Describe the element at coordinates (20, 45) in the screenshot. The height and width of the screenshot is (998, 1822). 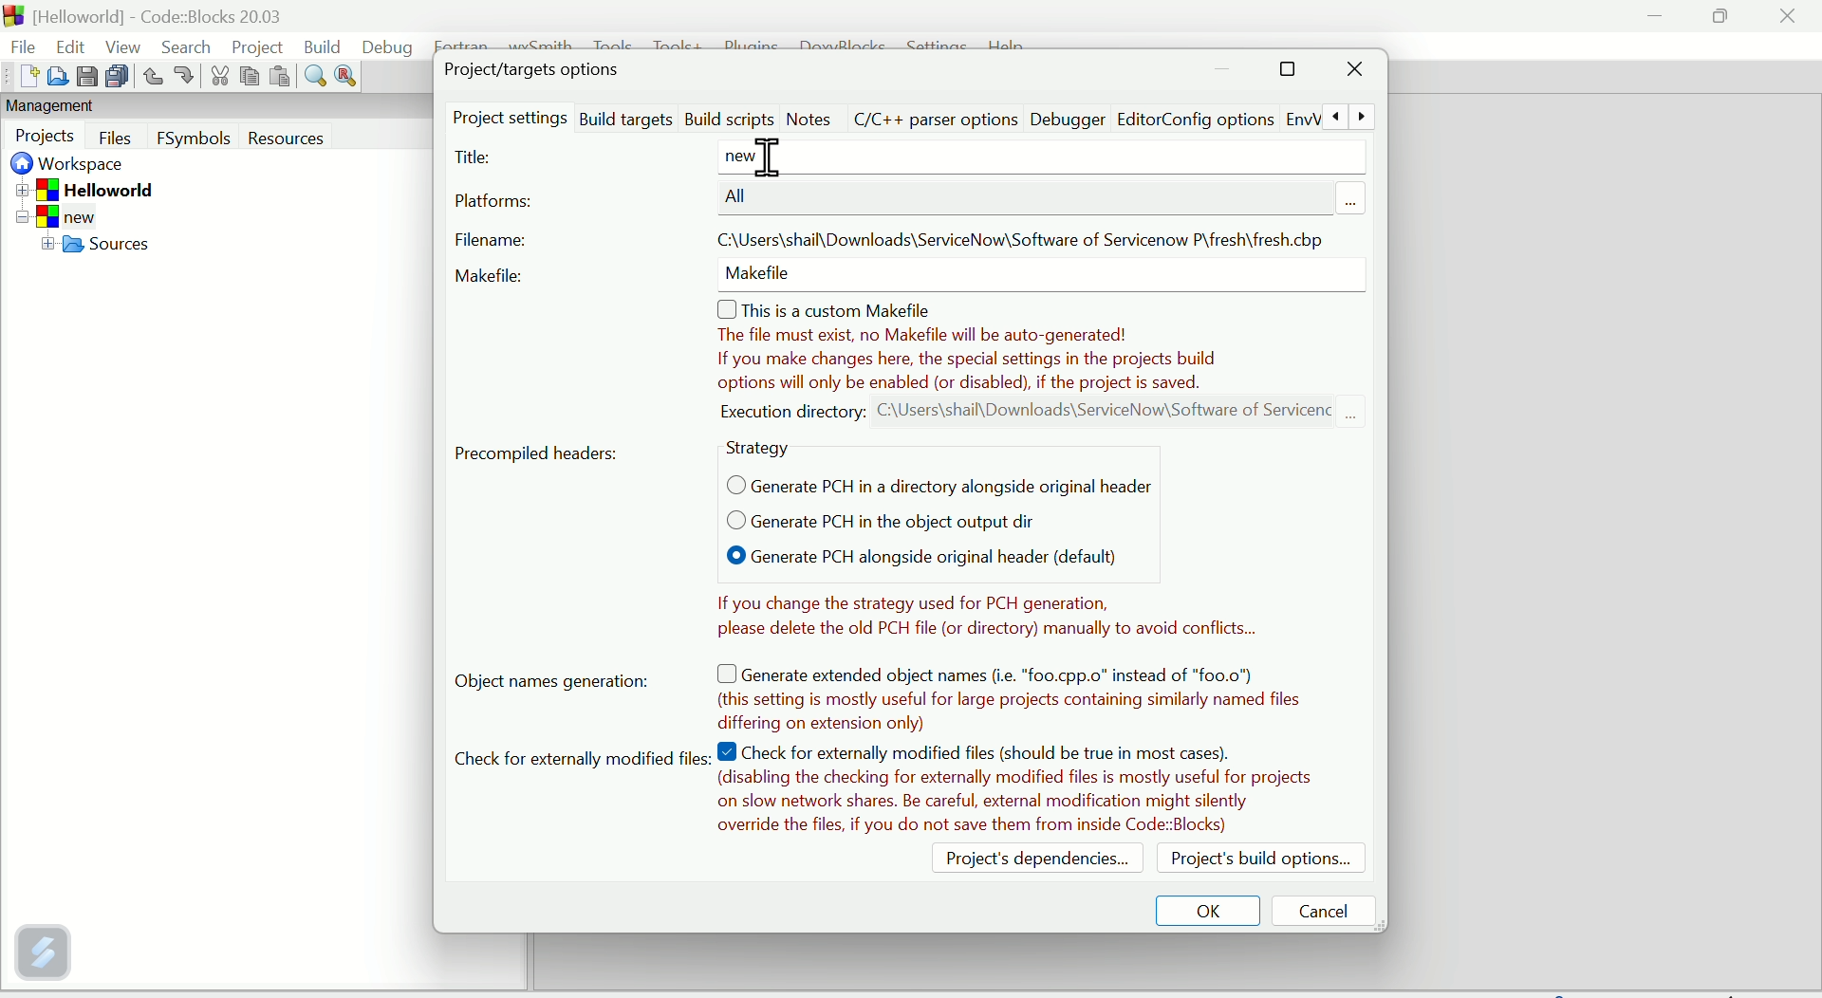
I see `File` at that location.